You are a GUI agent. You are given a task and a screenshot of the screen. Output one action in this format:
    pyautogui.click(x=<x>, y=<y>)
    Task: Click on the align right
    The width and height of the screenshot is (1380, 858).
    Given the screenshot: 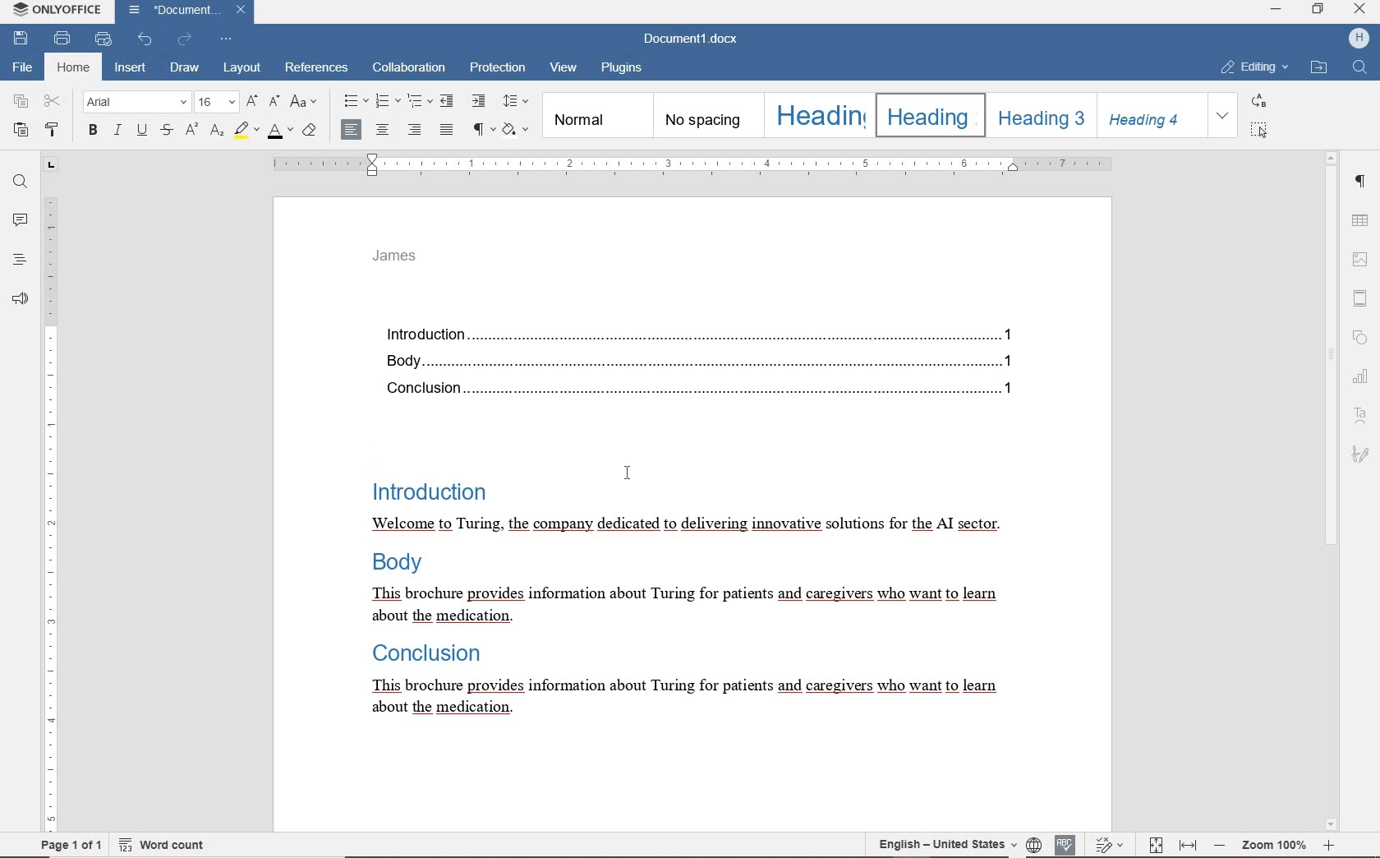 What is the action you would take?
    pyautogui.click(x=417, y=131)
    